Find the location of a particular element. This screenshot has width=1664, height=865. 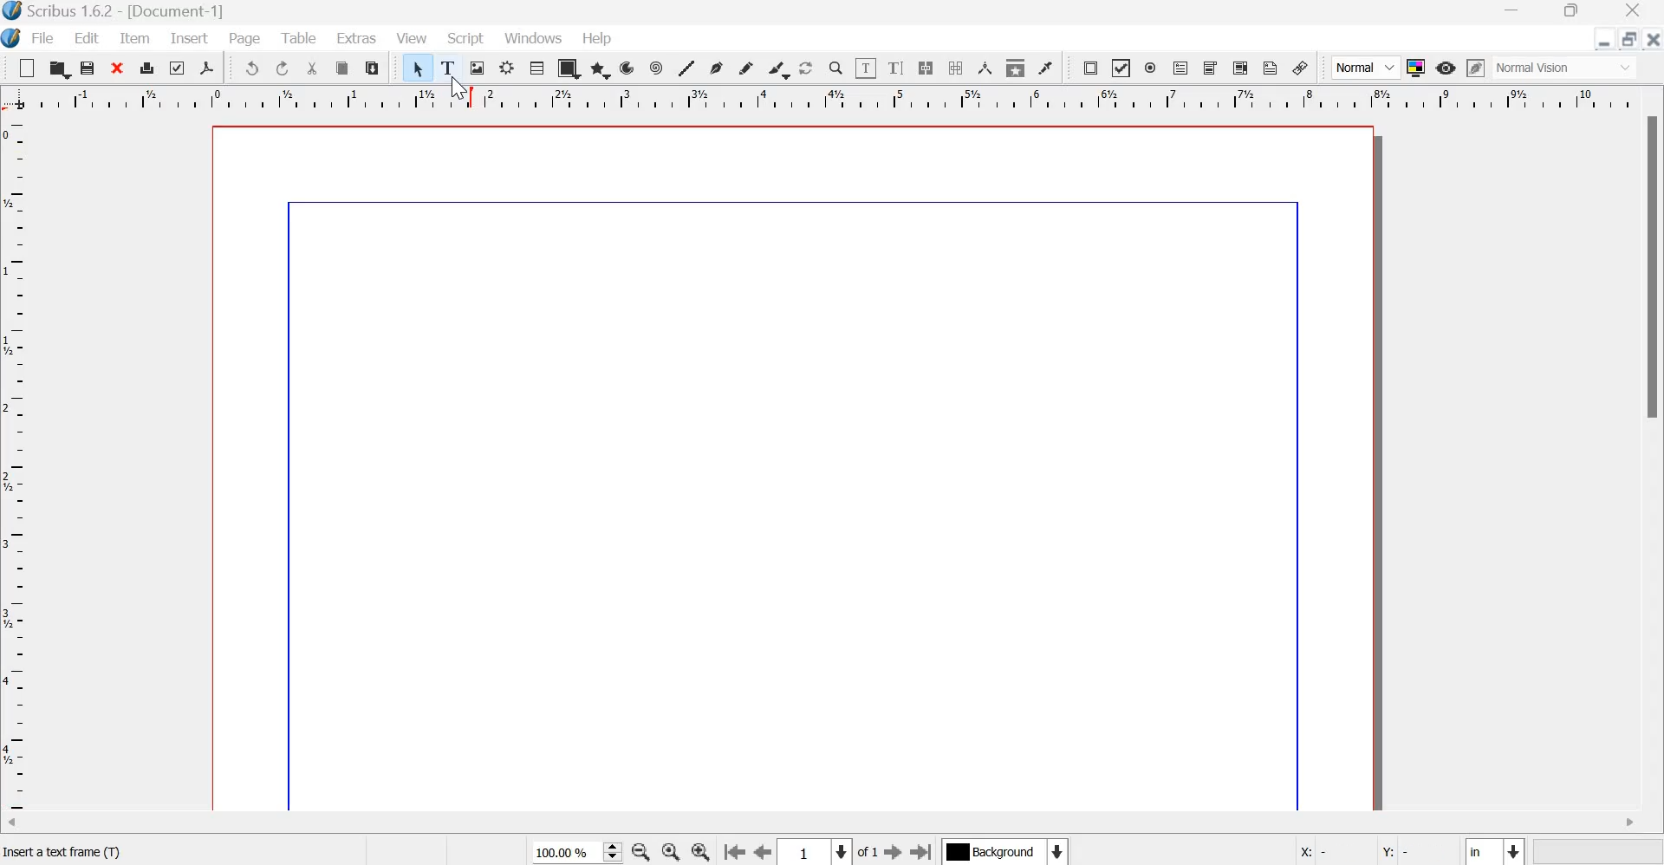

arc is located at coordinates (627, 68).